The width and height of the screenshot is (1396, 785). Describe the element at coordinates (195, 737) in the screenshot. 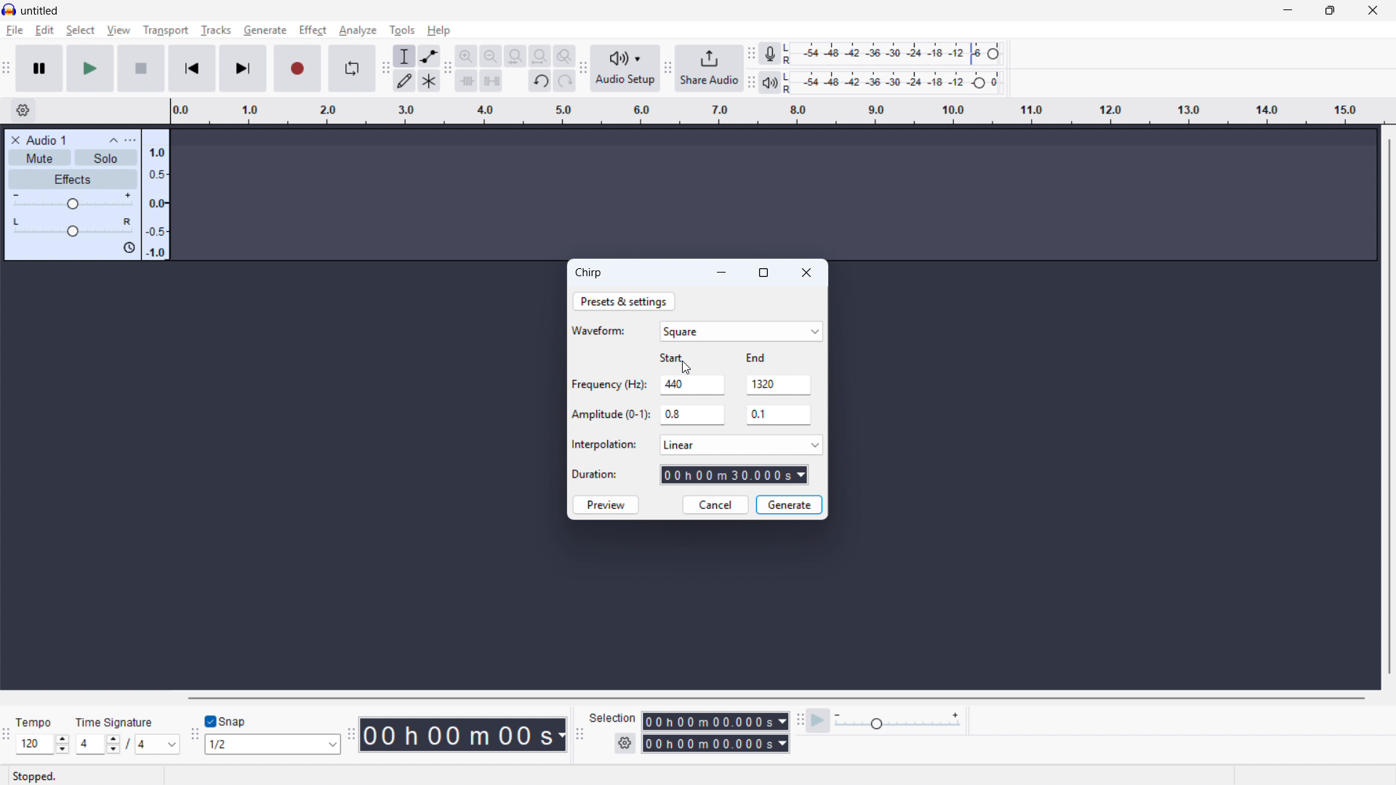

I see `Snapping toolbar ` at that location.